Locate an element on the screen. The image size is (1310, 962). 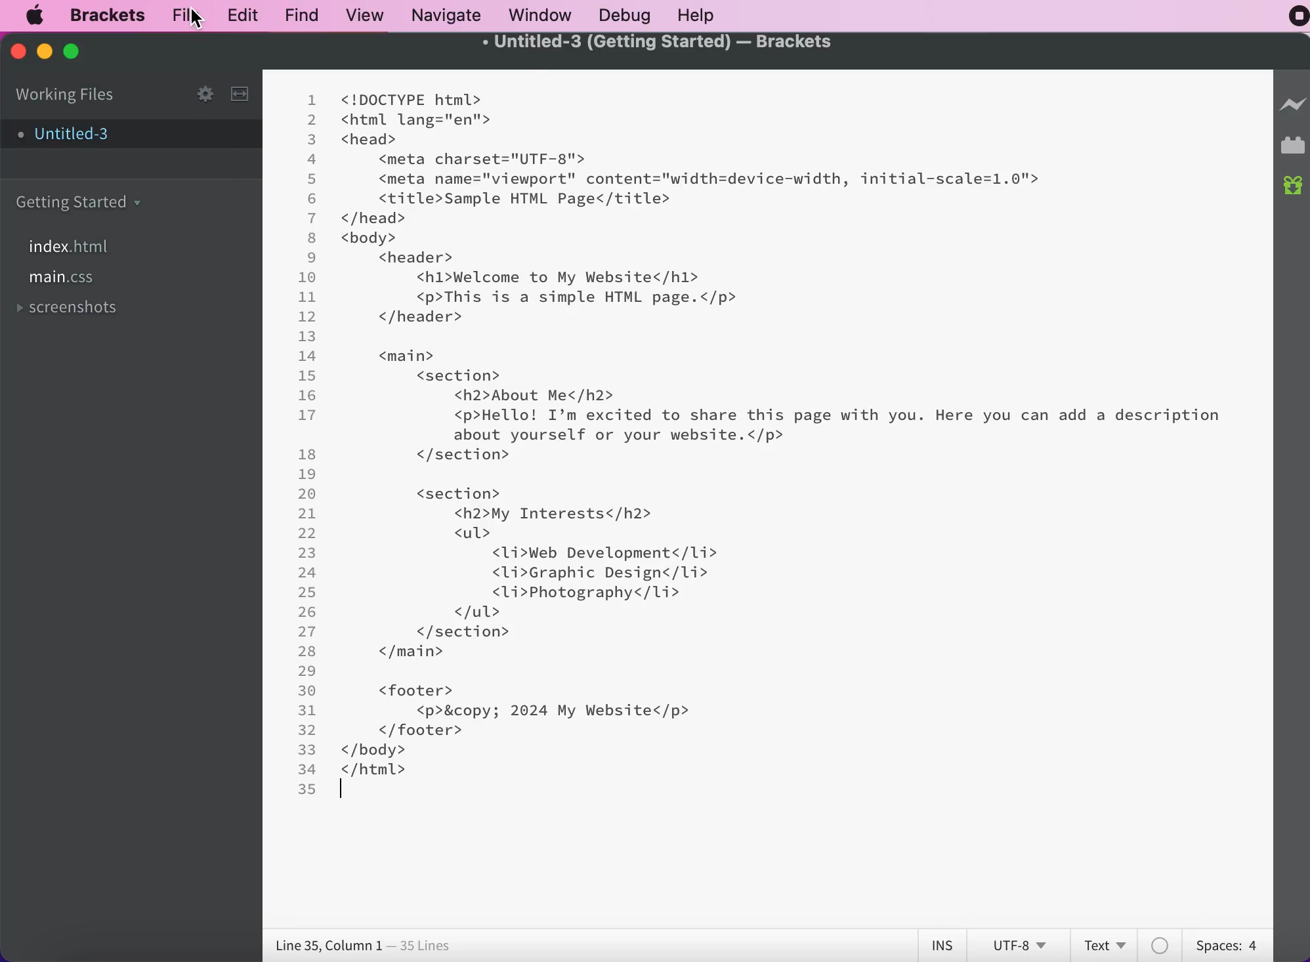
28 is located at coordinates (307, 651).